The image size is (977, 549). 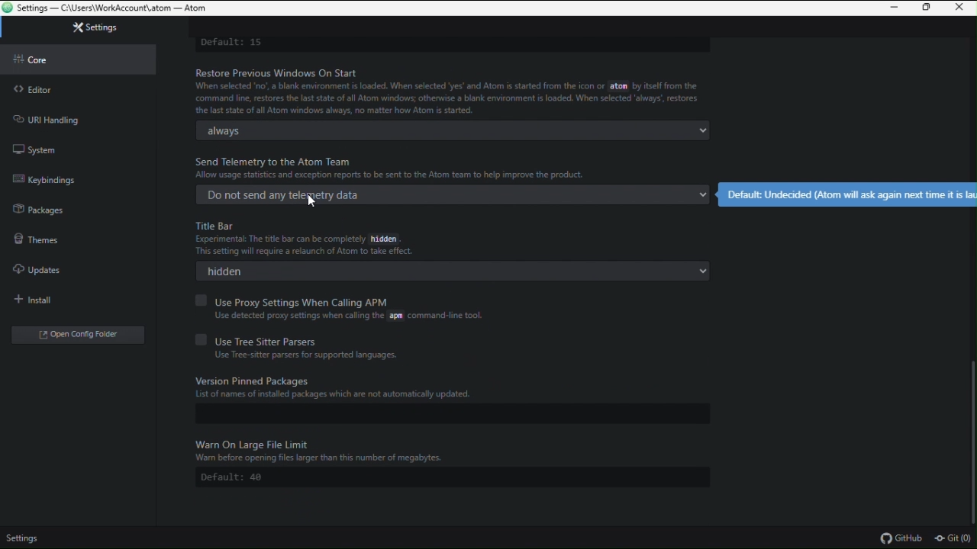 What do you see at coordinates (954, 539) in the screenshot?
I see `git` at bounding box center [954, 539].